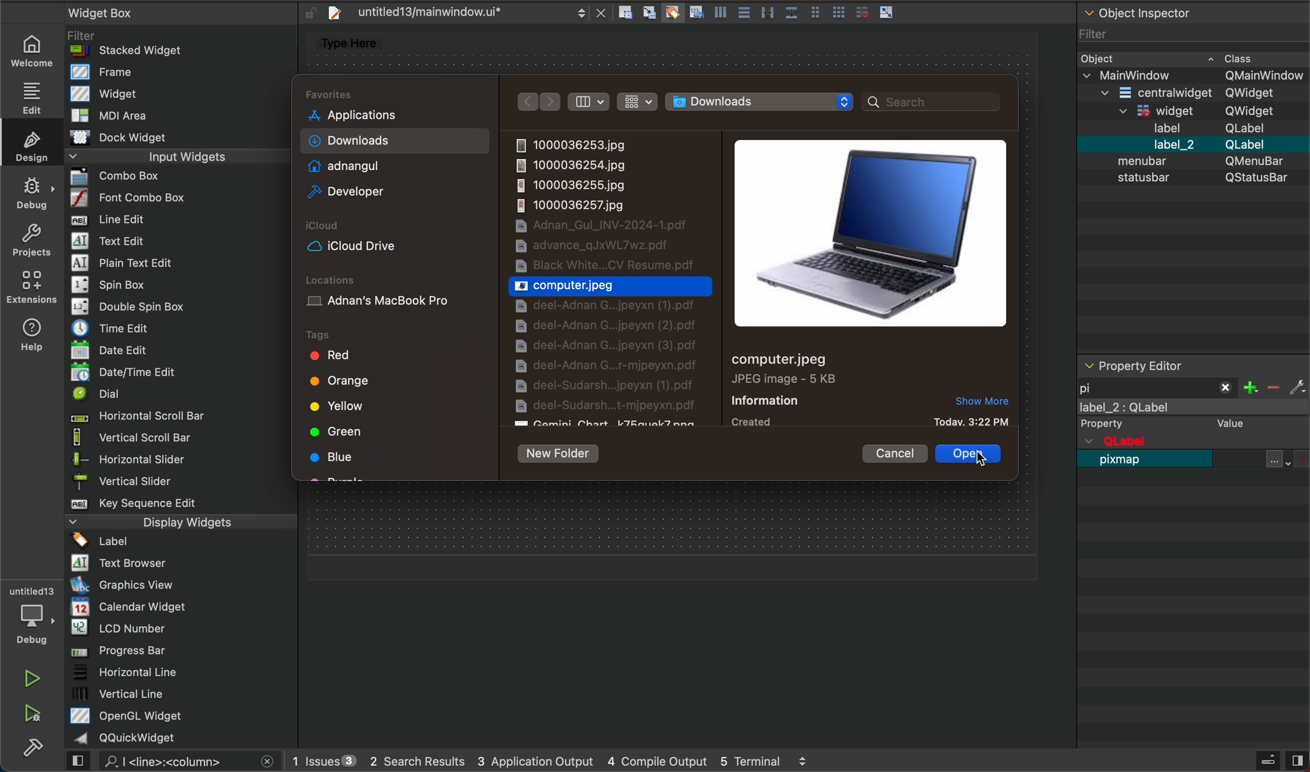 This screenshot has width=1310, height=772. I want to click on location, so click(392, 297).